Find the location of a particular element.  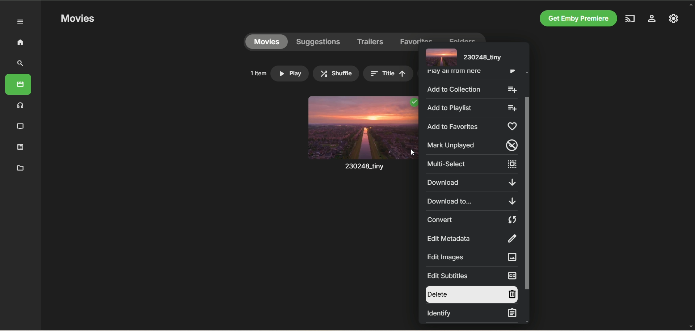

shuffle is located at coordinates (336, 74).